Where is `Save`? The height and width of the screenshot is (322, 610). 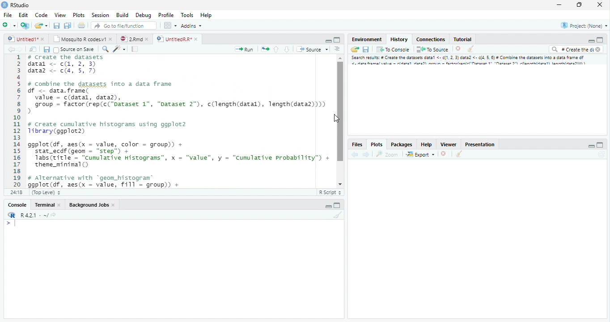 Save is located at coordinates (368, 49).